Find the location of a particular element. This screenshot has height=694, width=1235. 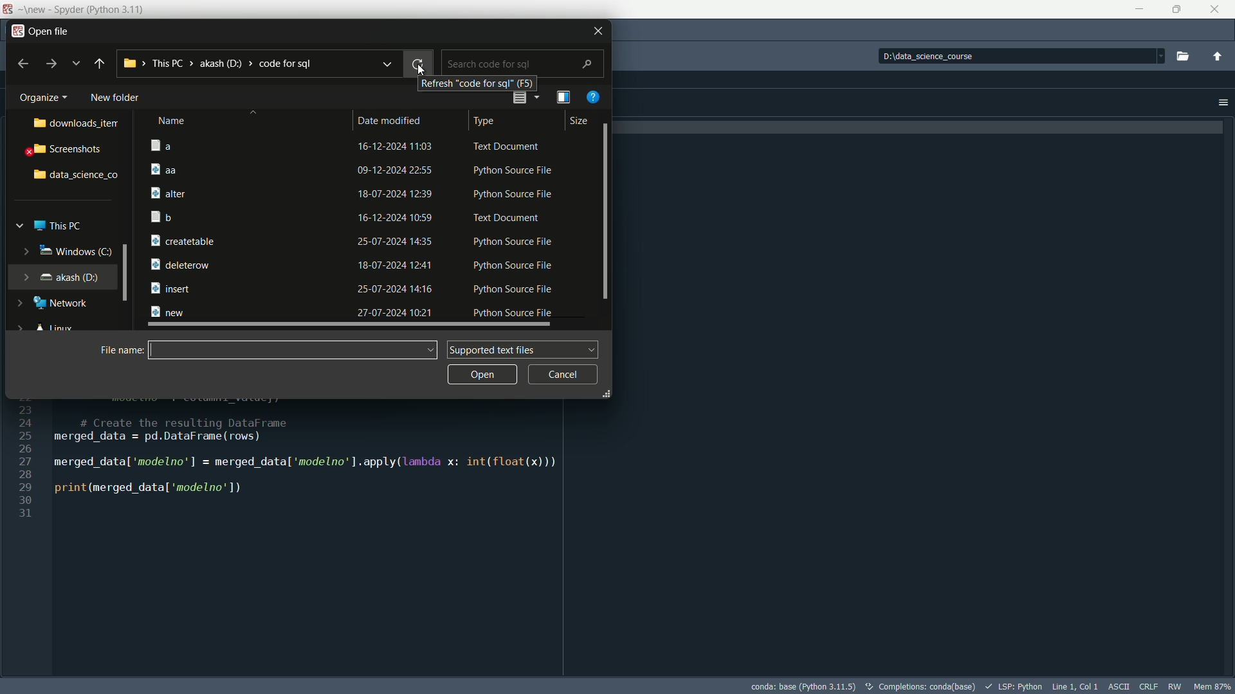

file eol status is located at coordinates (1149, 686).